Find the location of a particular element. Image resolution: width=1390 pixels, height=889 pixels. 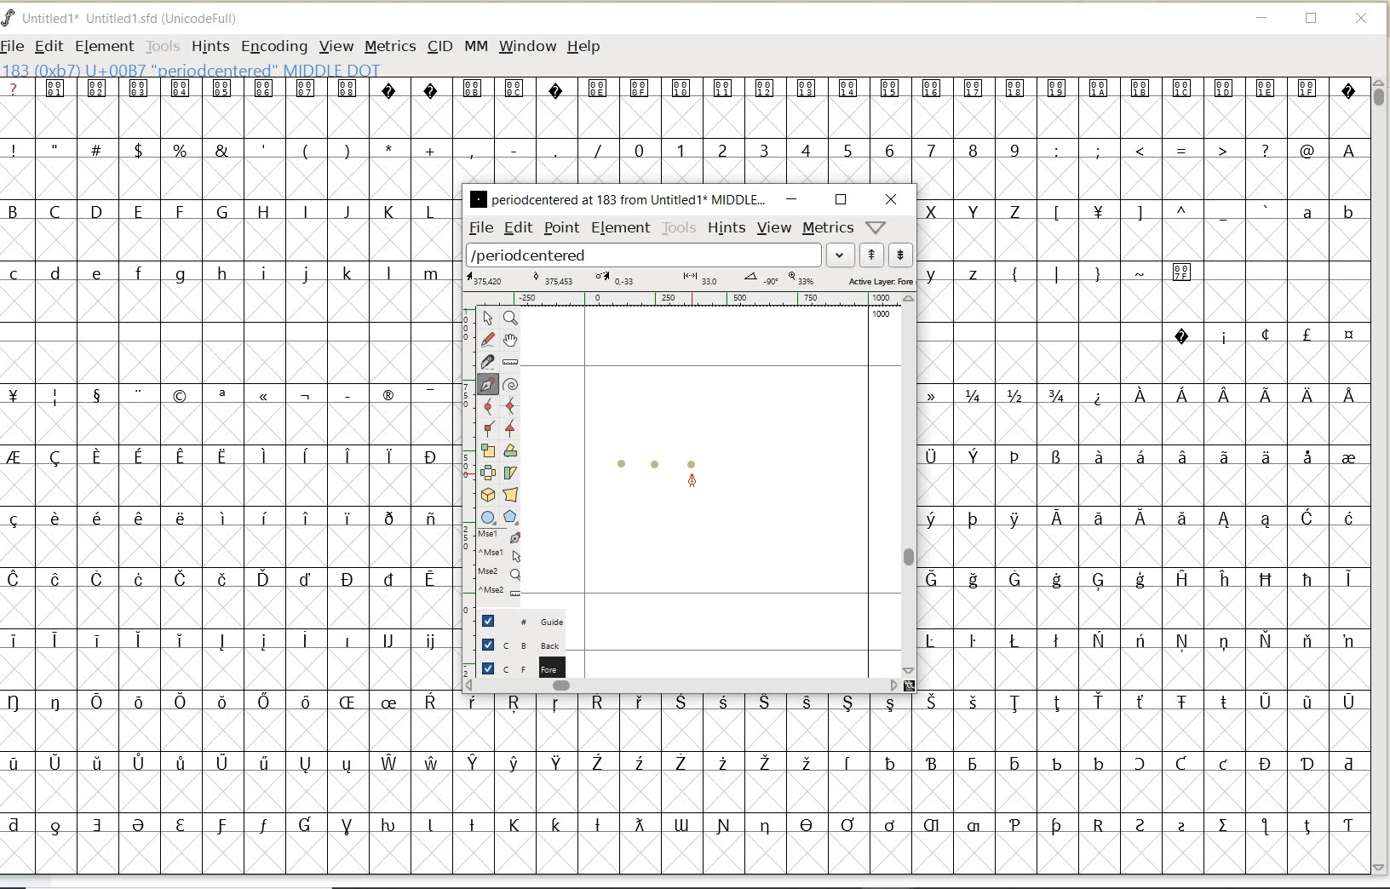

special characters is located at coordinates (1263, 335).